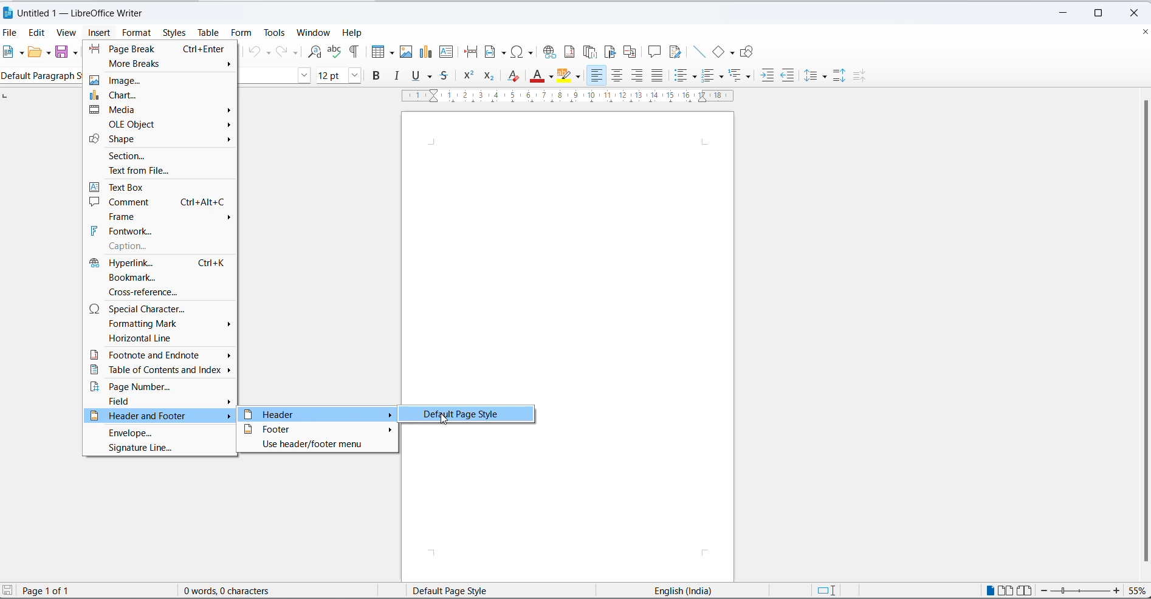 The image size is (1151, 599). Describe the element at coordinates (67, 32) in the screenshot. I see `view` at that location.